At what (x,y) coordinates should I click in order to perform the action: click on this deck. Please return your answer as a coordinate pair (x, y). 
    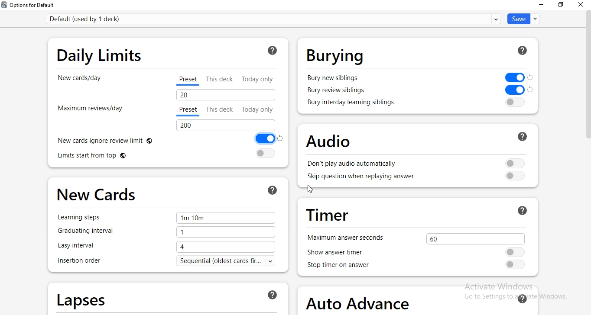
    Looking at the image, I should click on (221, 109).